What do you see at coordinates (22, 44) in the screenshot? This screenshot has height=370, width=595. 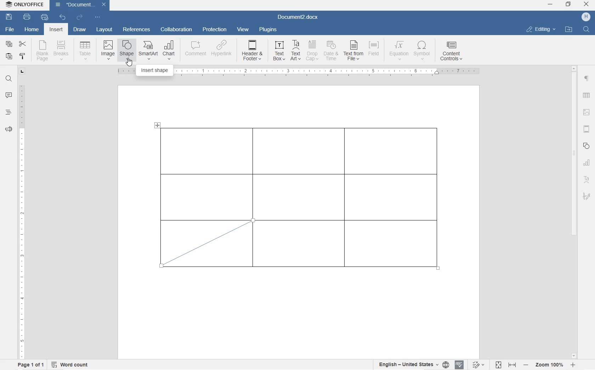 I see `cut` at bounding box center [22, 44].